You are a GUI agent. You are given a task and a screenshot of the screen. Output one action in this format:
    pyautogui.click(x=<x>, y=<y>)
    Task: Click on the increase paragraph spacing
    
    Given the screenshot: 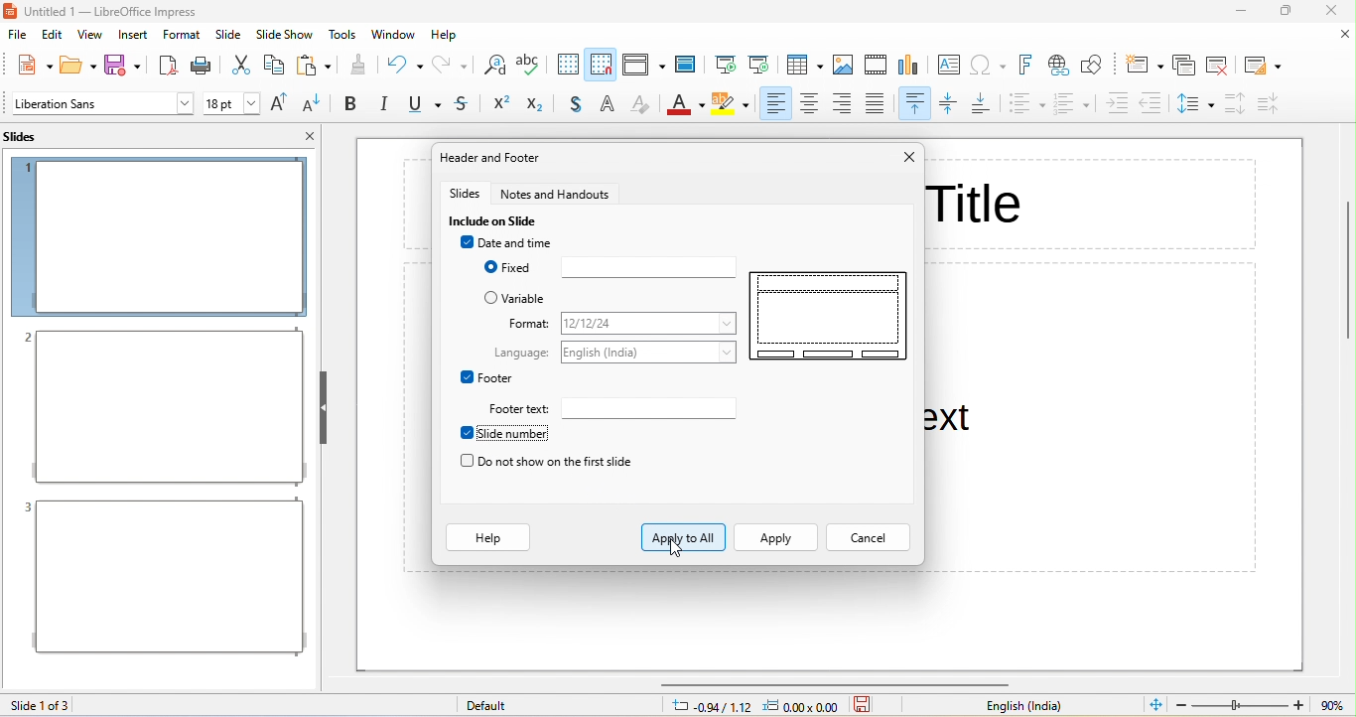 What is the action you would take?
    pyautogui.click(x=1232, y=104)
    